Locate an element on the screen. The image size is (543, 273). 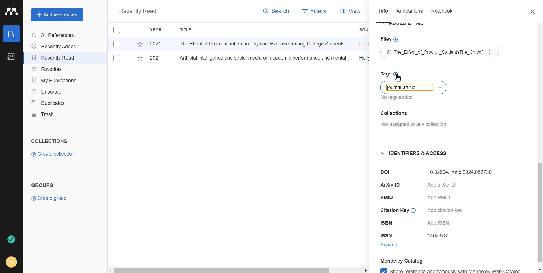
Recently Added is located at coordinates (55, 46).